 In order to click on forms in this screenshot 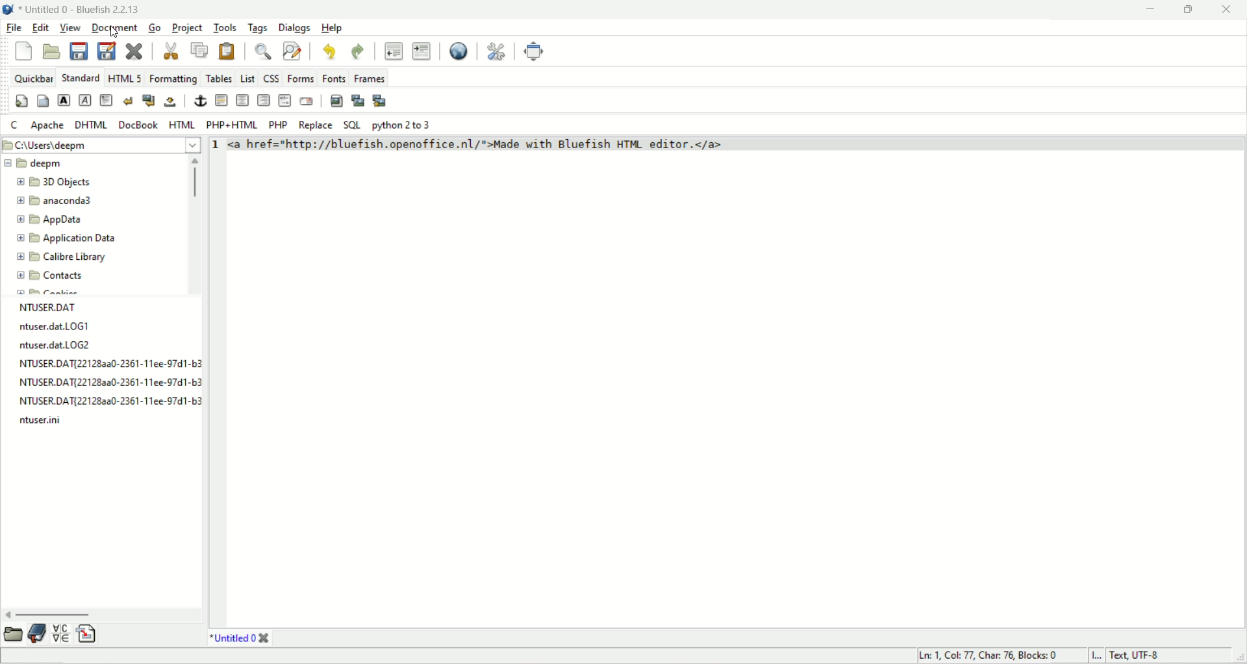, I will do `click(302, 78)`.